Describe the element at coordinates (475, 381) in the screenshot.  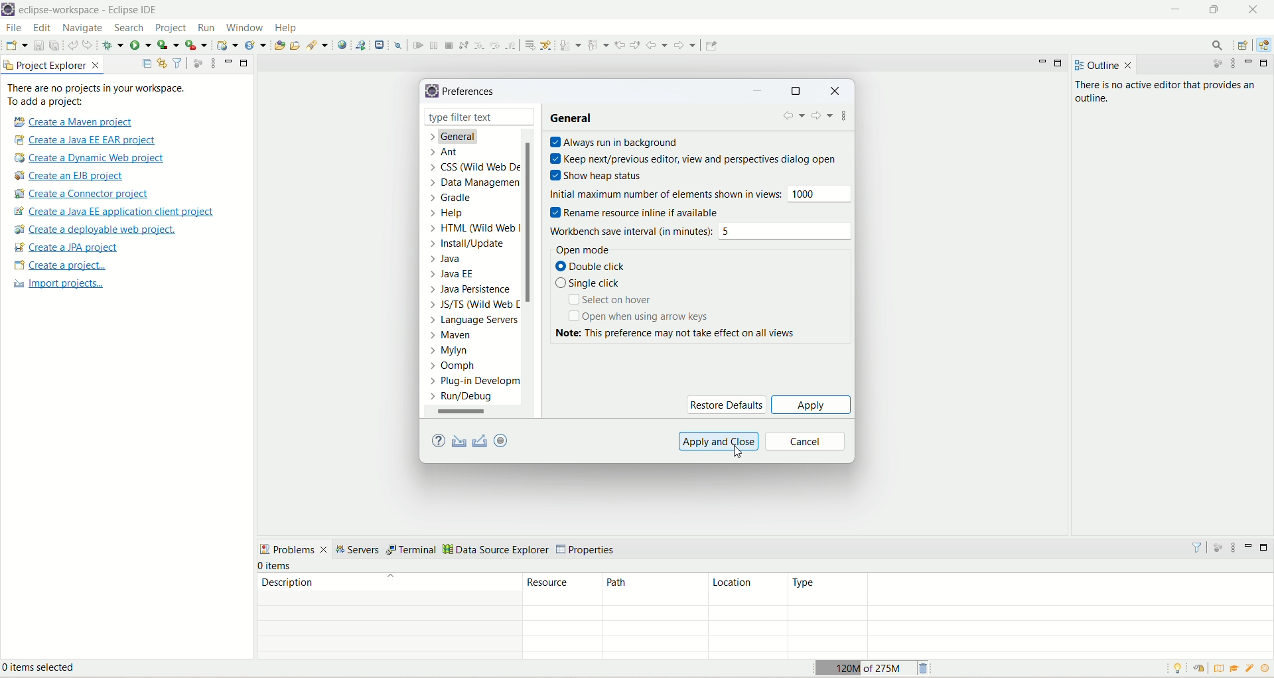
I see `plug-in development` at that location.